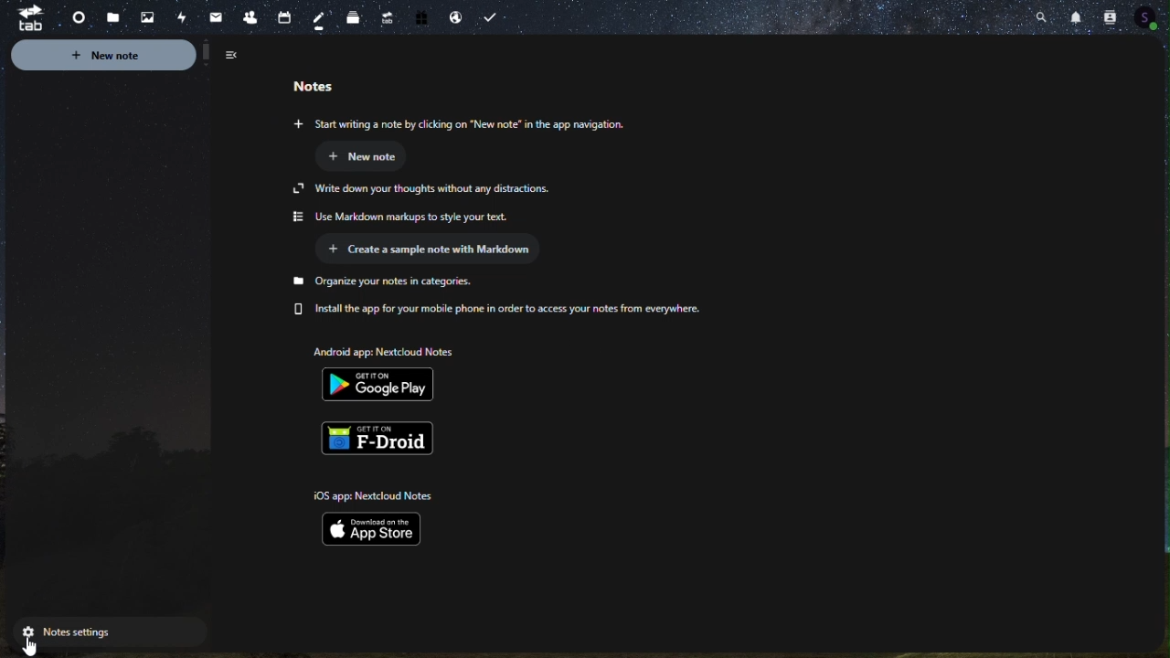 This screenshot has height=658, width=1170. Describe the element at coordinates (459, 123) in the screenshot. I see ` Start writing a note by clicking on “New note” in the app navigation.` at that location.